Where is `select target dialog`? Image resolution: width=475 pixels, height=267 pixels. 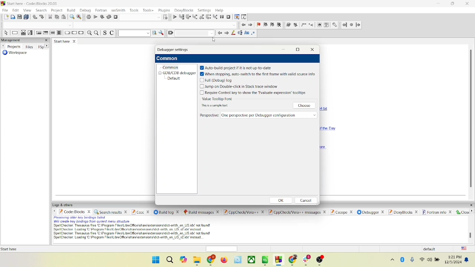
select target dialog is located at coordinates (166, 17).